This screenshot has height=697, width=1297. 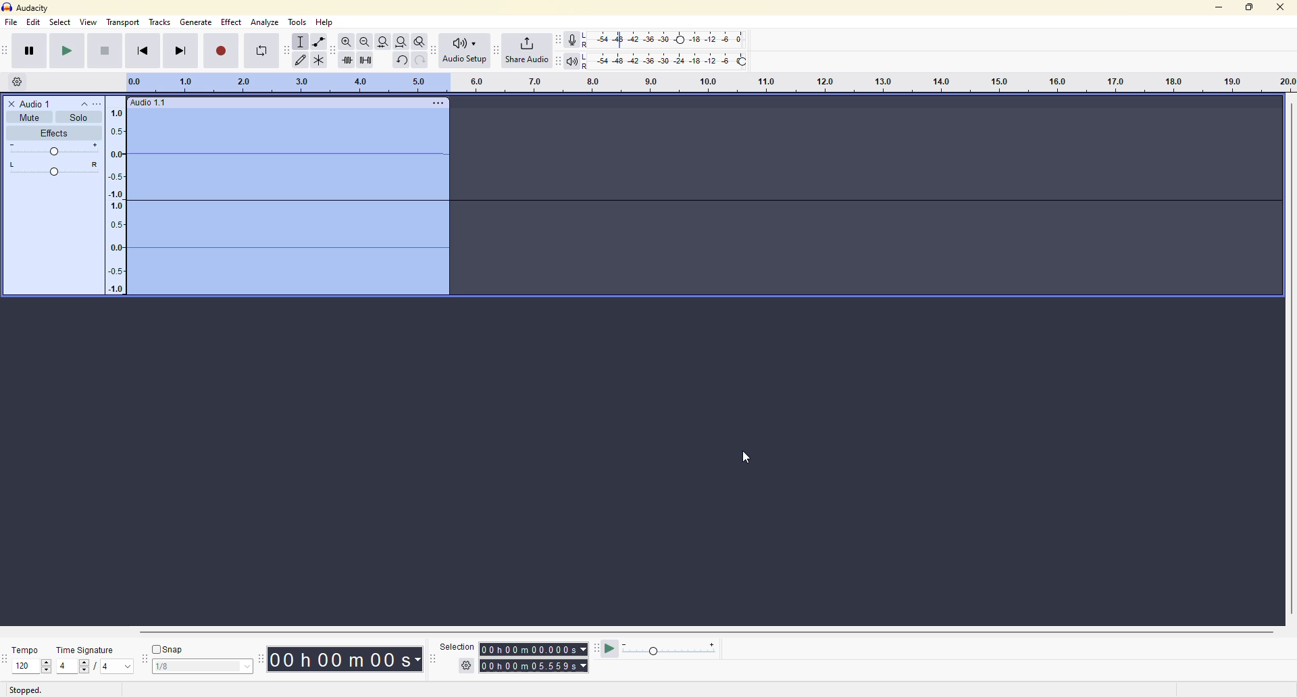 What do you see at coordinates (322, 59) in the screenshot?
I see `multi tool` at bounding box center [322, 59].